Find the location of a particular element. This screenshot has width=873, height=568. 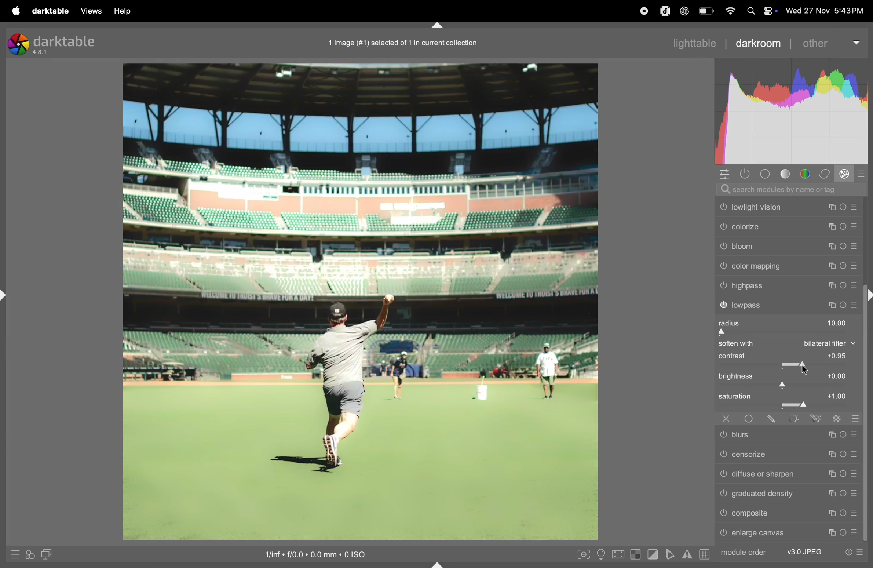

diffuse or sharpen is located at coordinates (789, 474).